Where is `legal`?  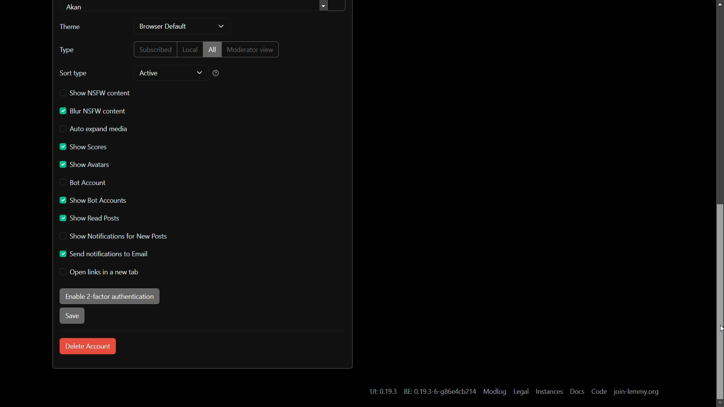
legal is located at coordinates (522, 392).